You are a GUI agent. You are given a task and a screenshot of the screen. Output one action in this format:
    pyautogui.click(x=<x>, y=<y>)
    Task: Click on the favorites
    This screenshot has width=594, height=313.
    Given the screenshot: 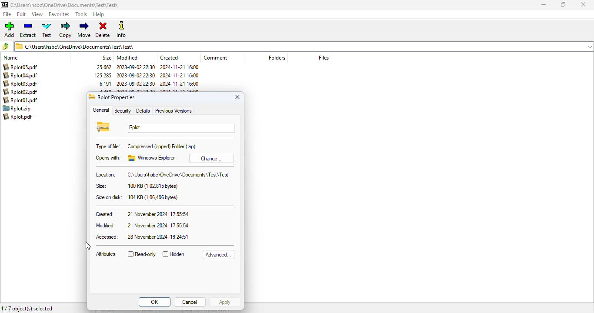 What is the action you would take?
    pyautogui.click(x=59, y=14)
    